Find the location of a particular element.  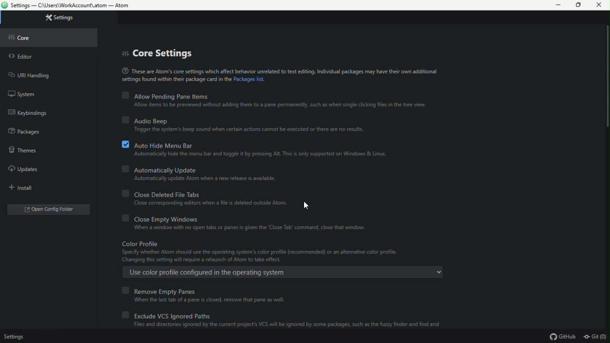

Allow Pending Pane Items is located at coordinates (166, 96).